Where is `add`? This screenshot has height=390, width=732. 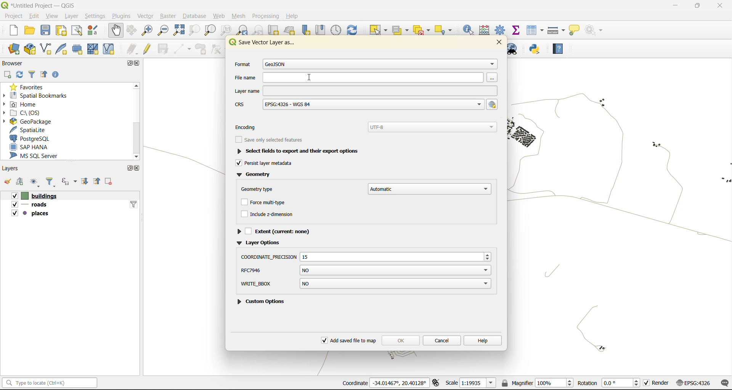 add is located at coordinates (9, 74).